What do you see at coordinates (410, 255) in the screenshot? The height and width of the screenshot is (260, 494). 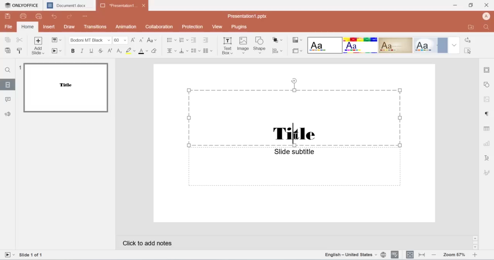 I see `alignment` at bounding box center [410, 255].